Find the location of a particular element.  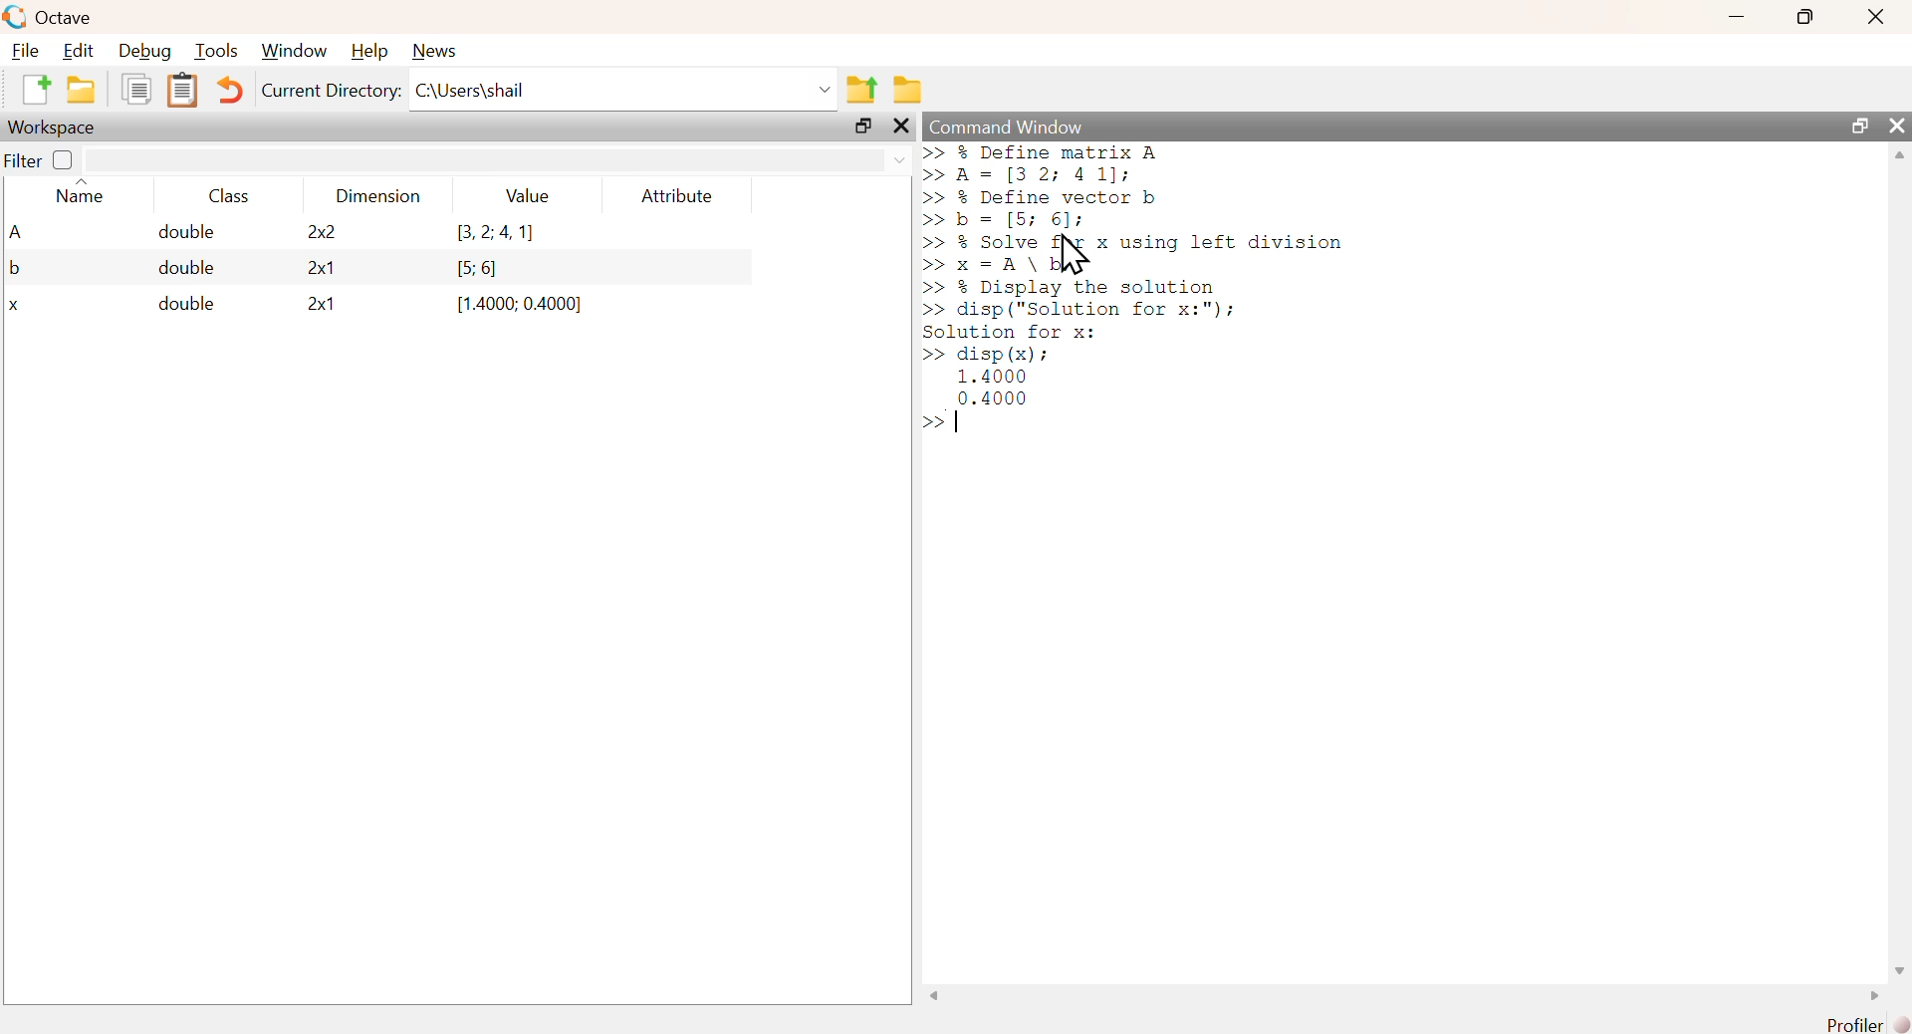

class is located at coordinates (226, 199).